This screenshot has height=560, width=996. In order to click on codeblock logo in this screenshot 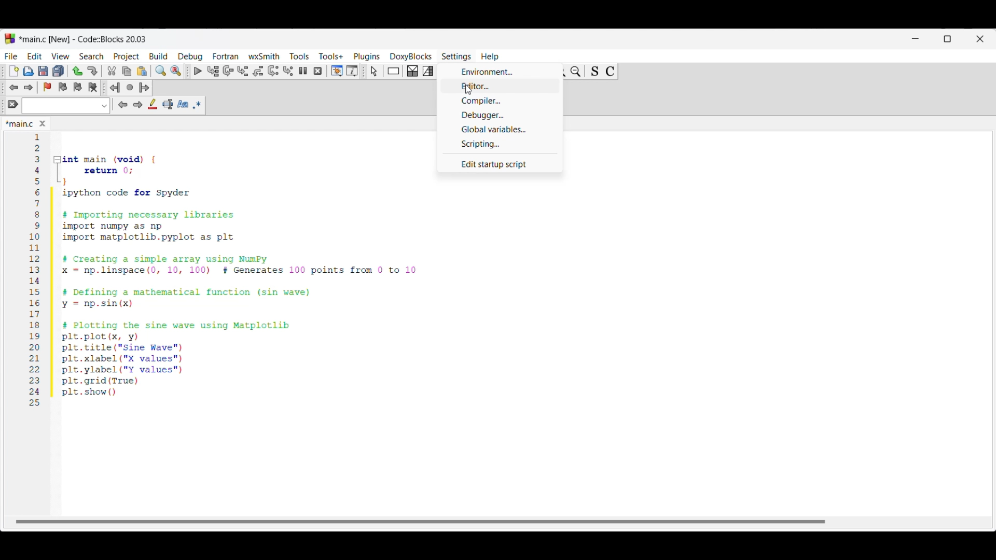, I will do `click(10, 39)`.